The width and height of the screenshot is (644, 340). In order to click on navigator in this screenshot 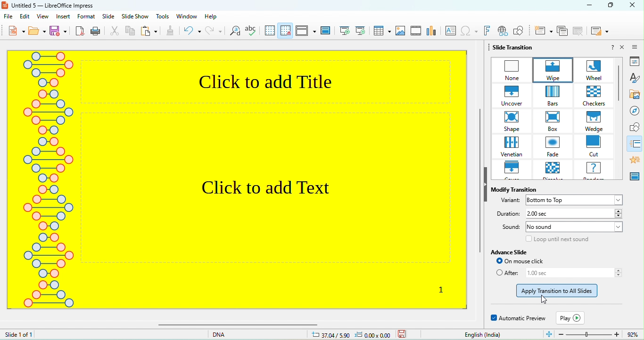, I will do `click(633, 110)`.